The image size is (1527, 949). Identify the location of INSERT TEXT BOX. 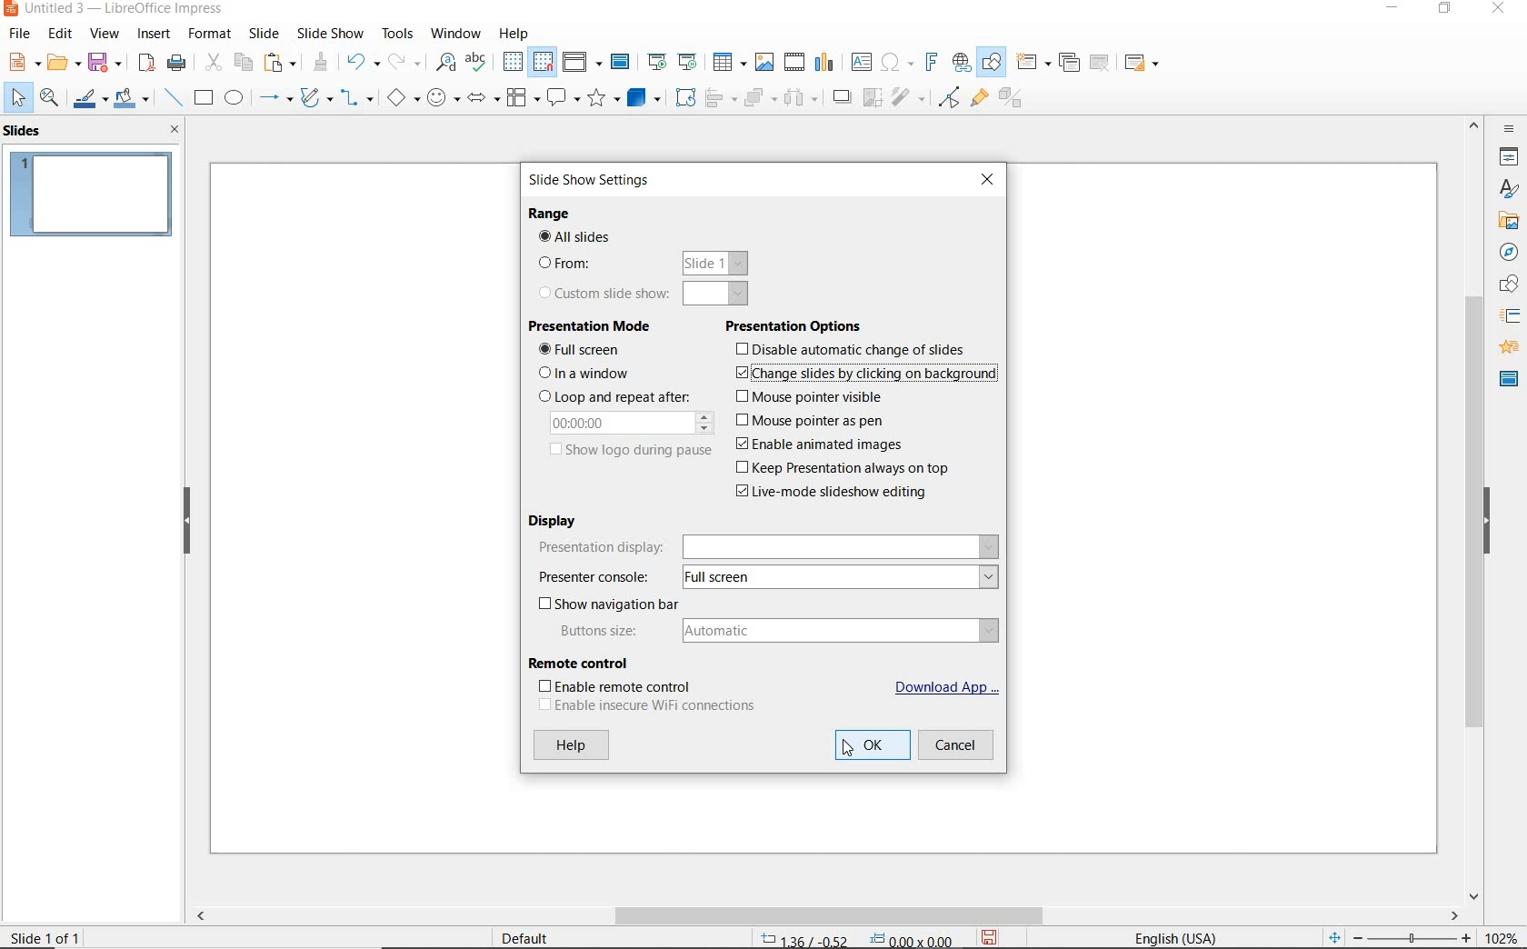
(863, 62).